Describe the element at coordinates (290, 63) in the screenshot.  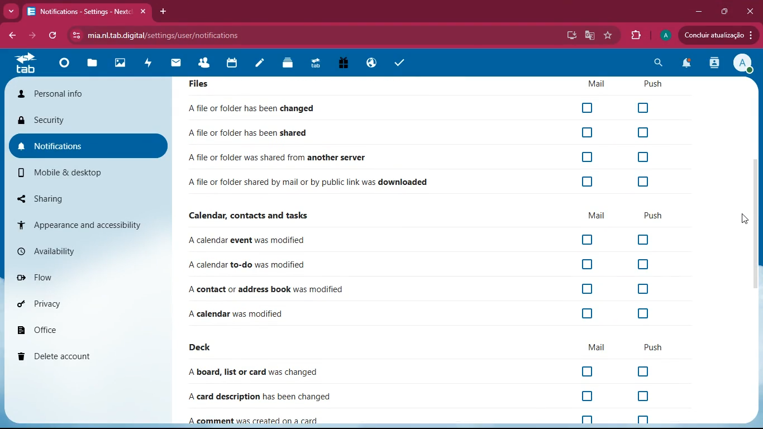
I see `layers` at that location.